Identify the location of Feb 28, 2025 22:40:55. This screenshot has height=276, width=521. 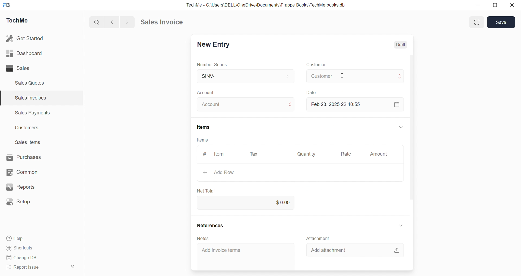
(336, 104).